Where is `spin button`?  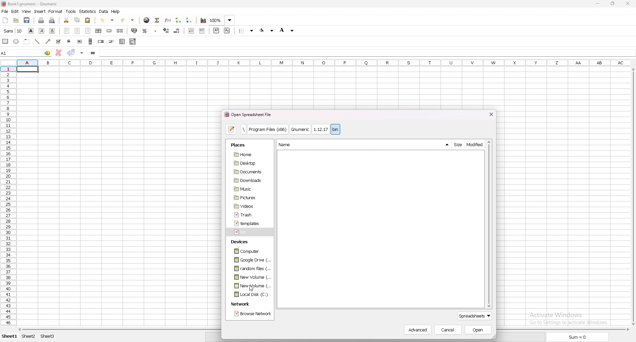
spin button is located at coordinates (101, 41).